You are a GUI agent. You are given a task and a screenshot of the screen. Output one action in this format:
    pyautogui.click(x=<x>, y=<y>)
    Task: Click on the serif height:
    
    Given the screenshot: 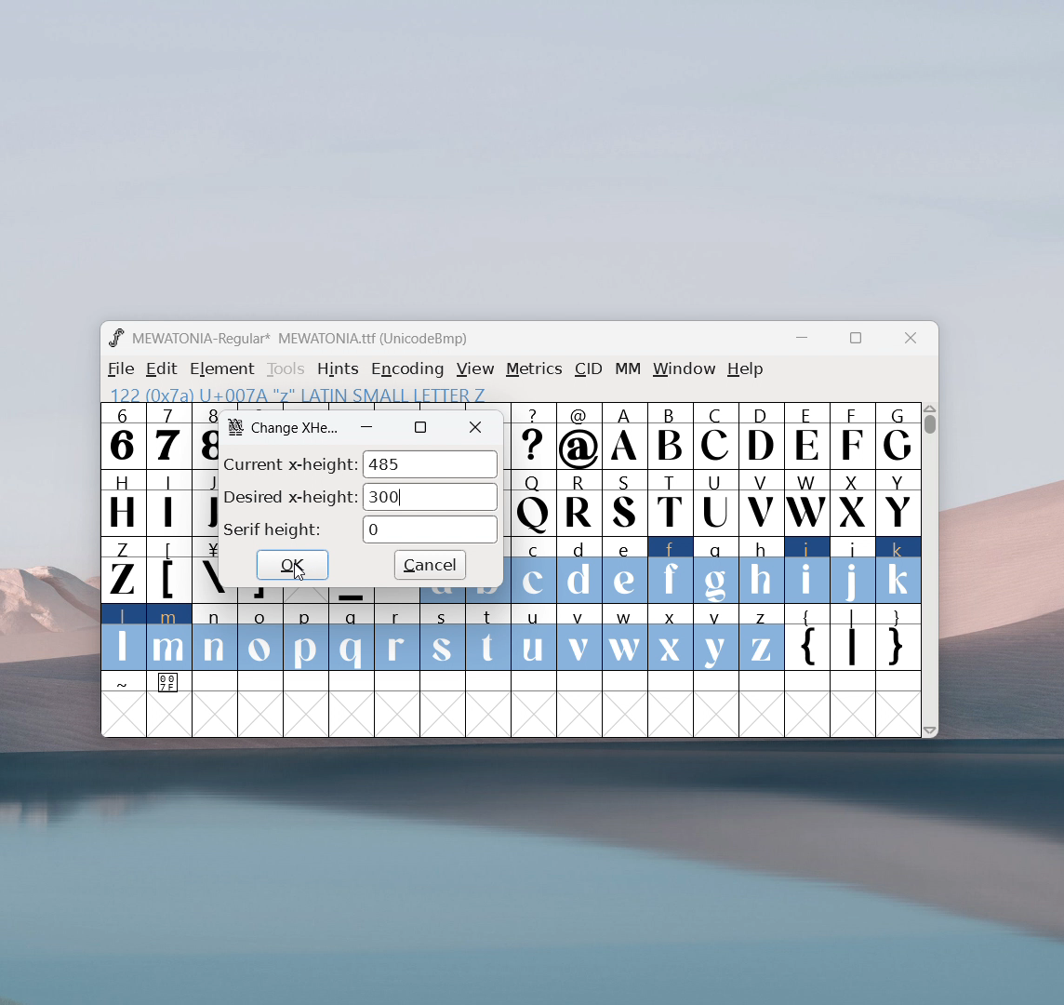 What is the action you would take?
    pyautogui.click(x=273, y=530)
    